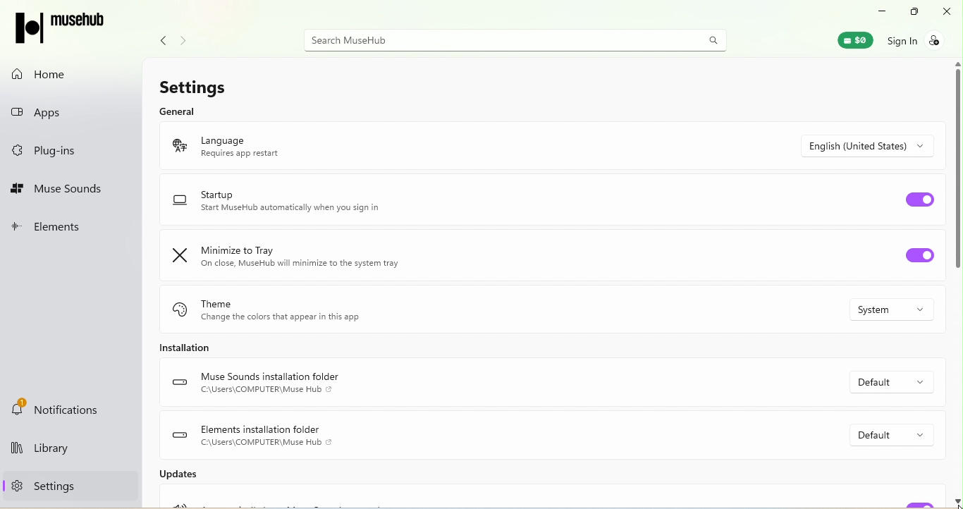  Describe the element at coordinates (217, 195) in the screenshot. I see `Startup` at that location.